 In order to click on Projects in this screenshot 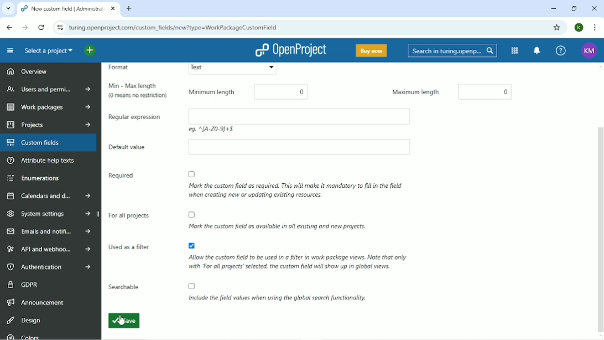, I will do `click(47, 125)`.